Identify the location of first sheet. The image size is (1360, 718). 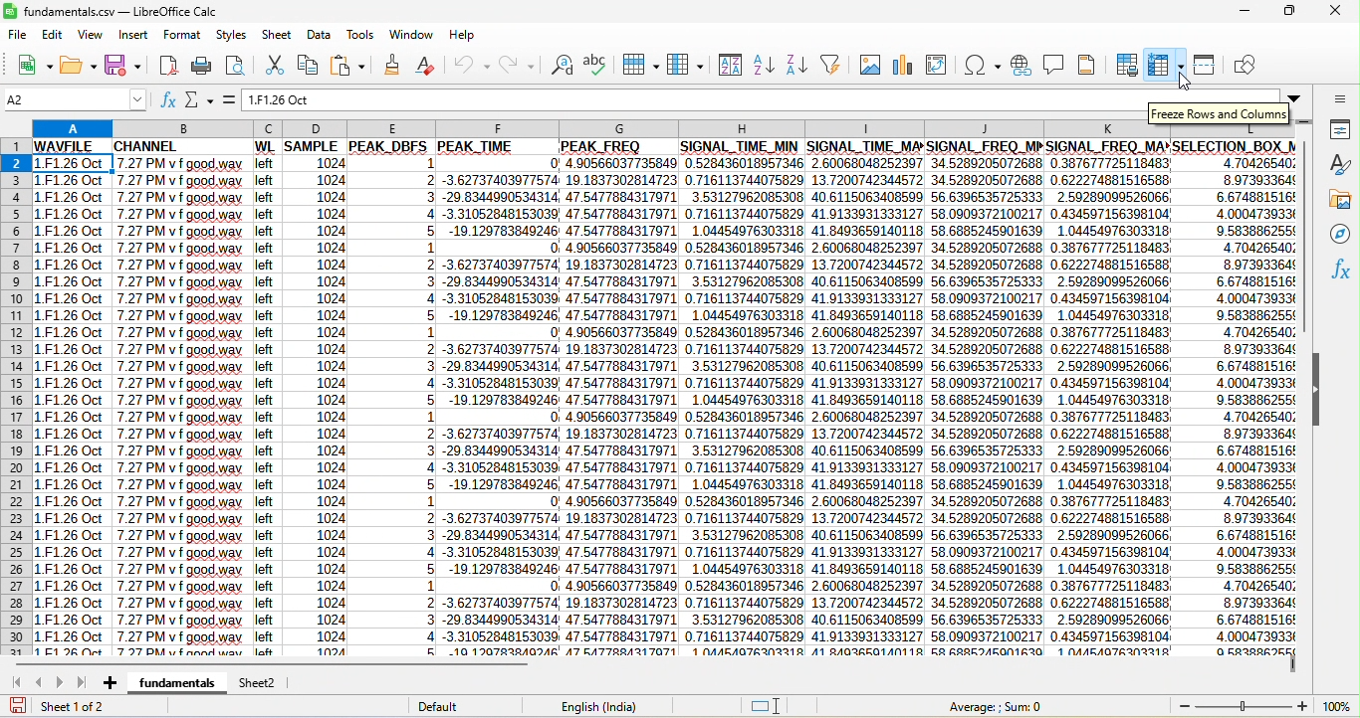
(18, 682).